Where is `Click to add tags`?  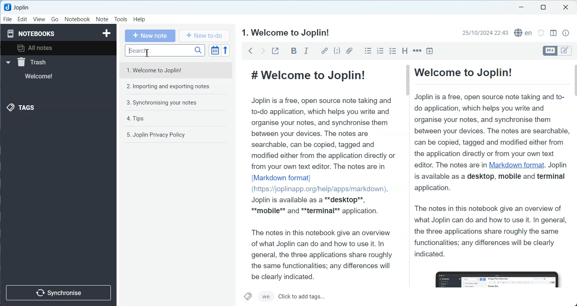
Click to add tags is located at coordinates (329, 296).